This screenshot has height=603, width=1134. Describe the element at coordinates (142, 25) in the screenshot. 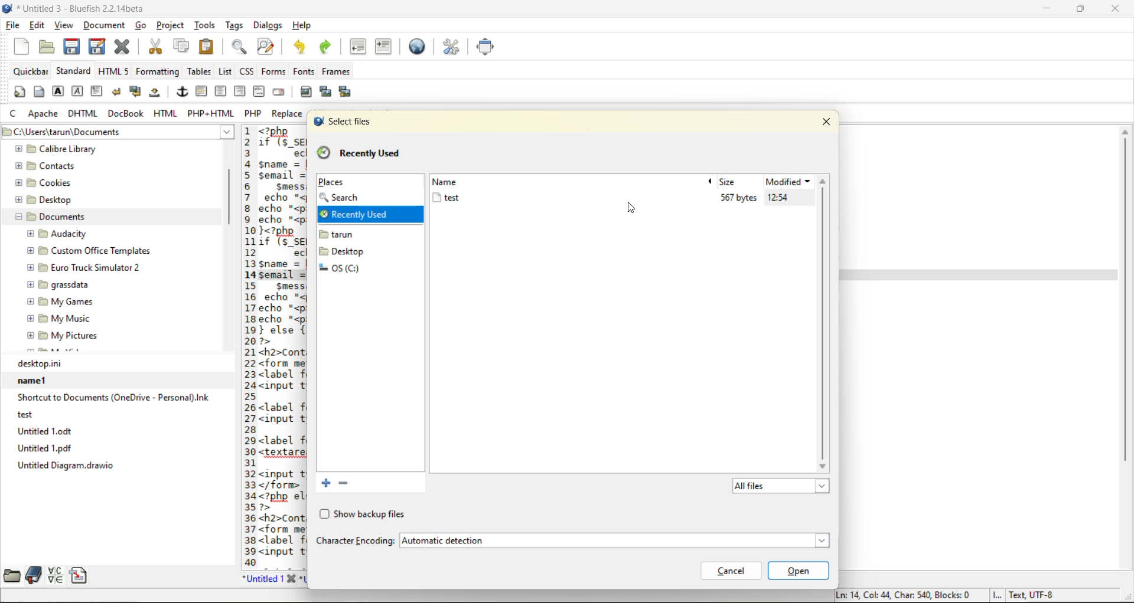

I see `go` at that location.